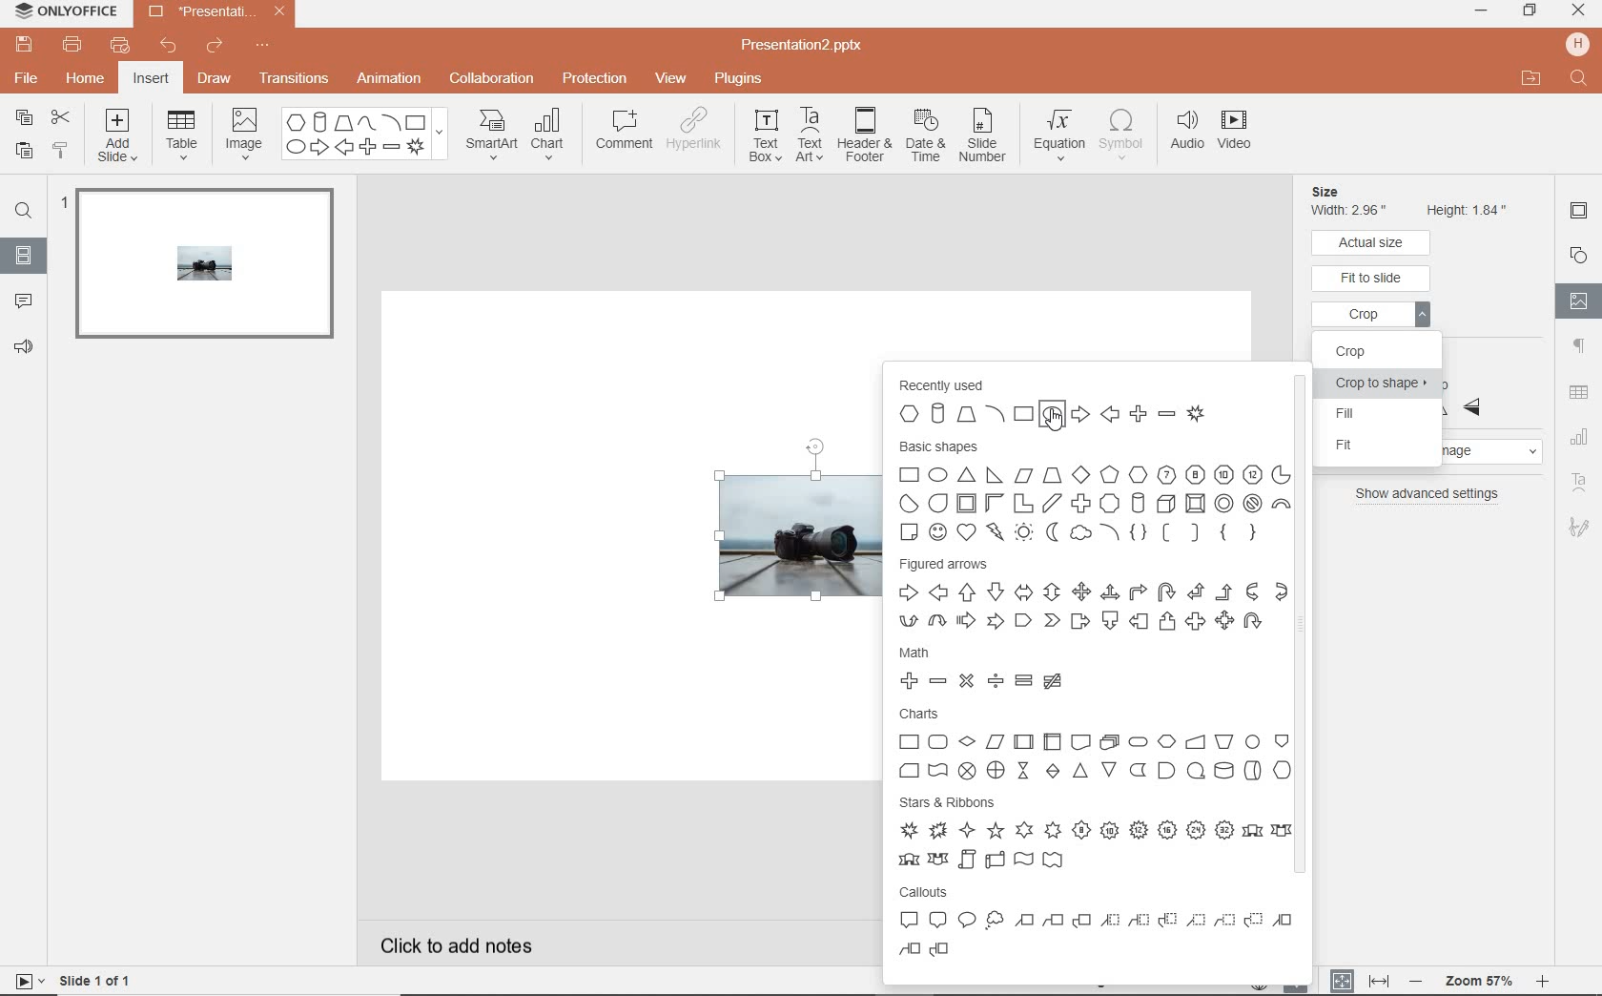 This screenshot has height=996, width=1602. I want to click on click to add notes, so click(501, 943).